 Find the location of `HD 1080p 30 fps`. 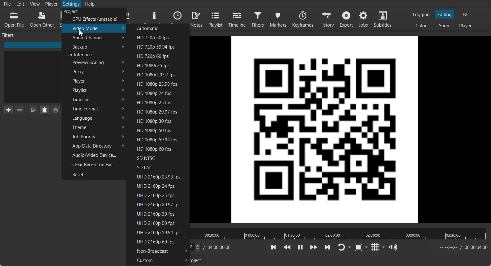

HD 1080p 30 fps is located at coordinates (156, 120).